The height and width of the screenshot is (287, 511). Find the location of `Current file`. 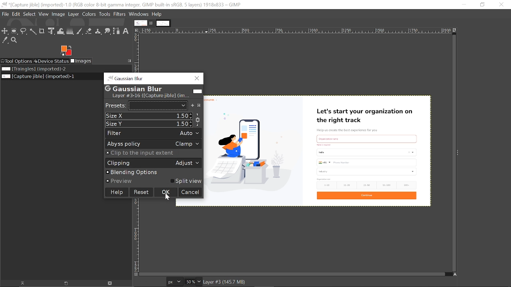

Current file is located at coordinates (38, 76).